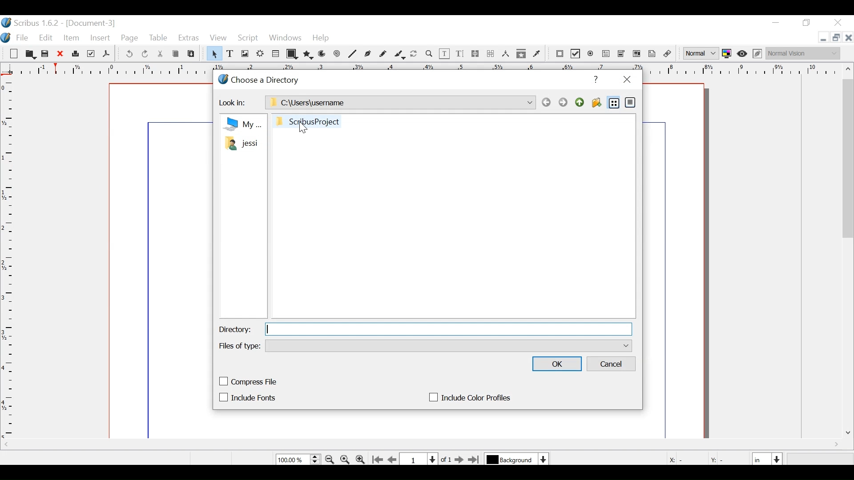 This screenshot has width=854, height=480. Describe the element at coordinates (626, 80) in the screenshot. I see `Close` at that location.